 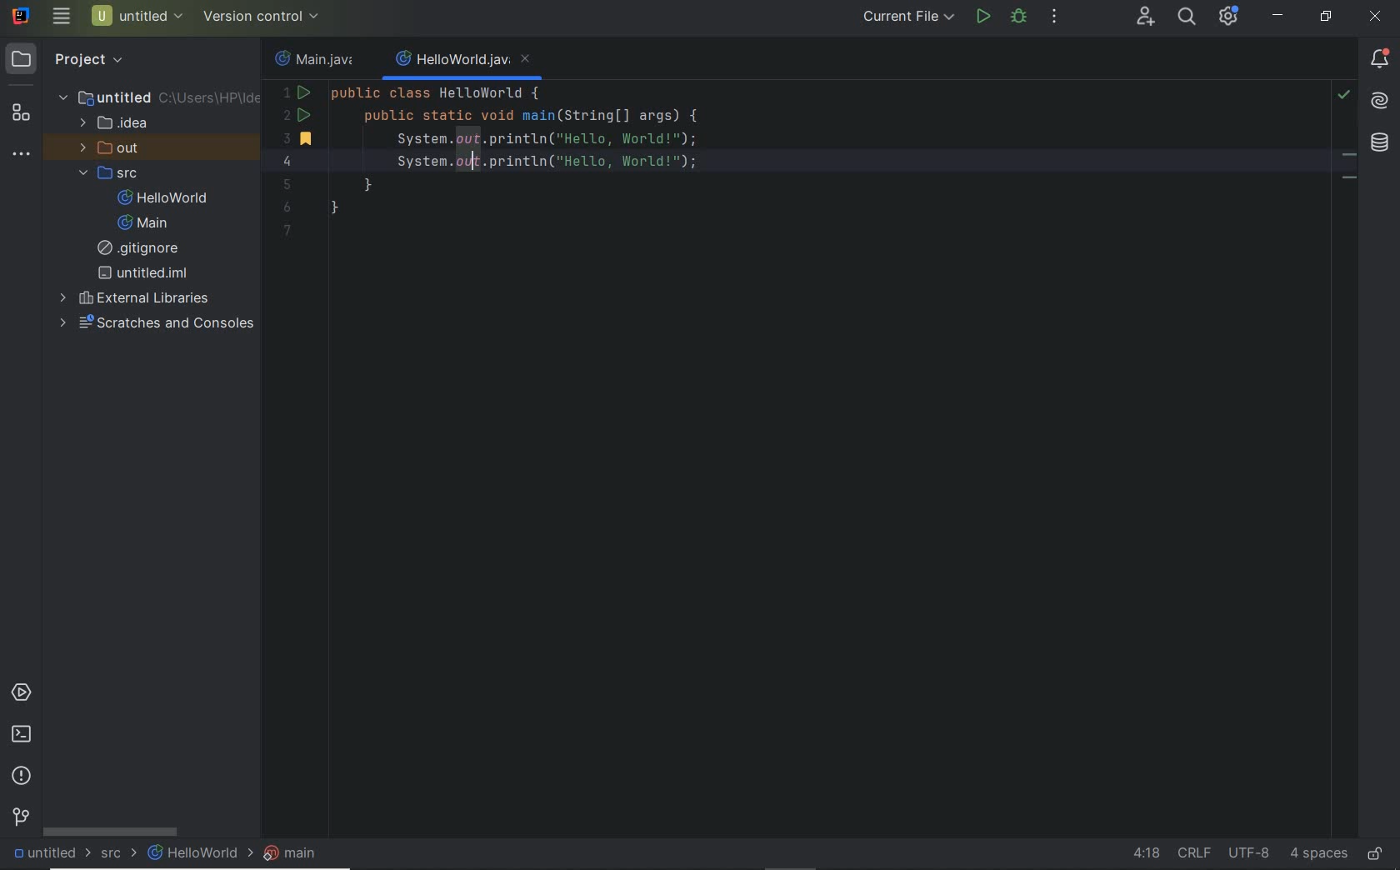 I want to click on services, so click(x=22, y=693).